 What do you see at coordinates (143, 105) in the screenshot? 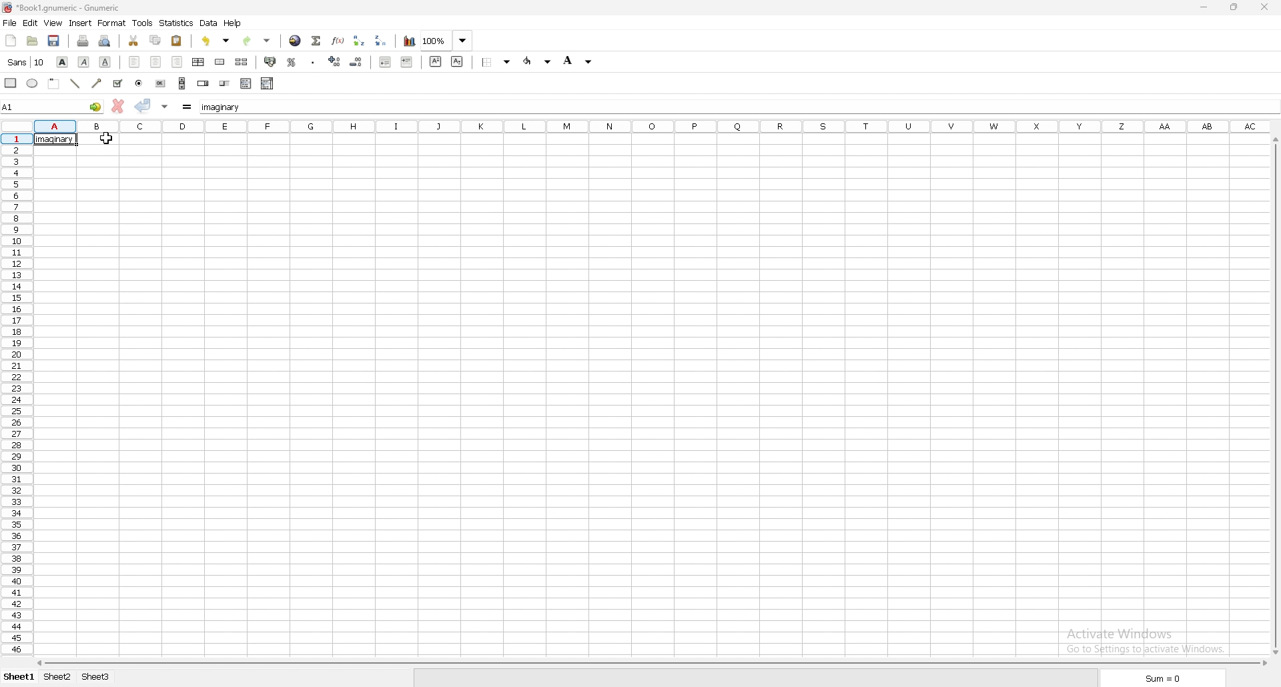
I see `accept changes` at bounding box center [143, 105].